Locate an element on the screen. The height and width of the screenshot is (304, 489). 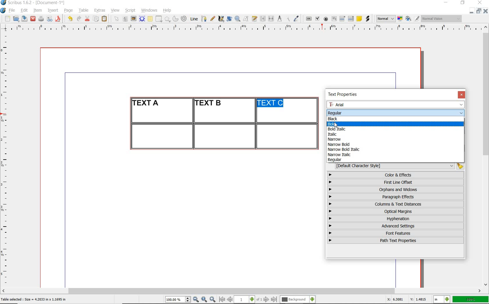
Bezier curve is located at coordinates (203, 19).